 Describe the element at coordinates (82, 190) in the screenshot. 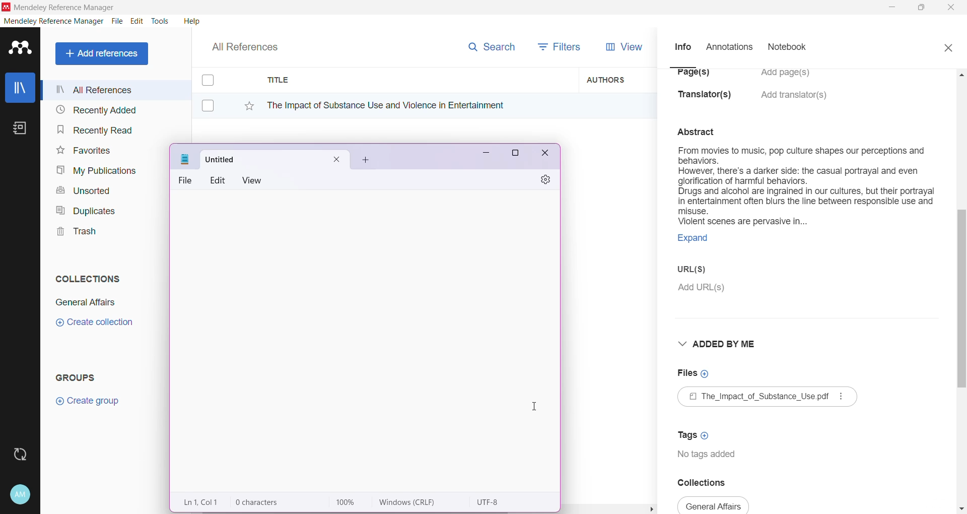

I see `Unsorted` at that location.